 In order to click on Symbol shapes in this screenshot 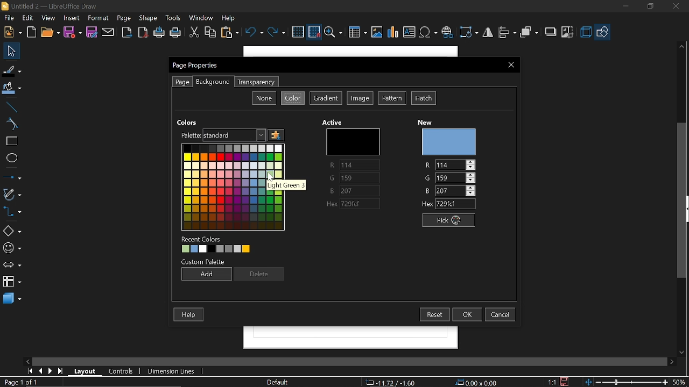, I will do `click(12, 248)`.